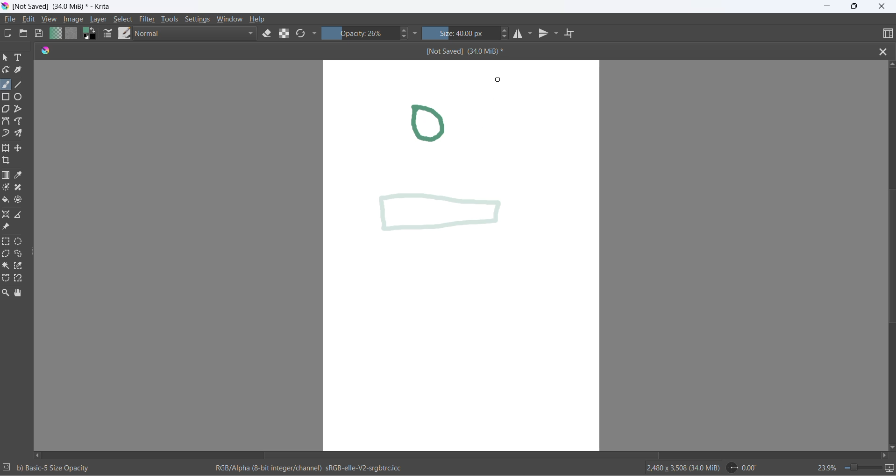 The width and height of the screenshot is (896, 476). I want to click on resize, so click(34, 251).